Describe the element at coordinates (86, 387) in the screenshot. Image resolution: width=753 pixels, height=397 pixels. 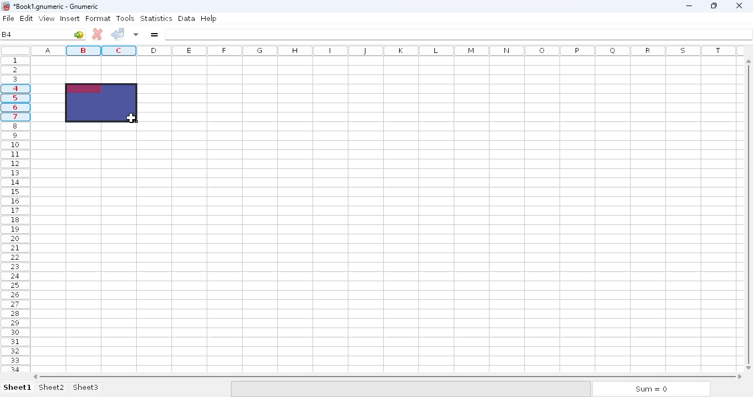
I see `sheet3` at that location.